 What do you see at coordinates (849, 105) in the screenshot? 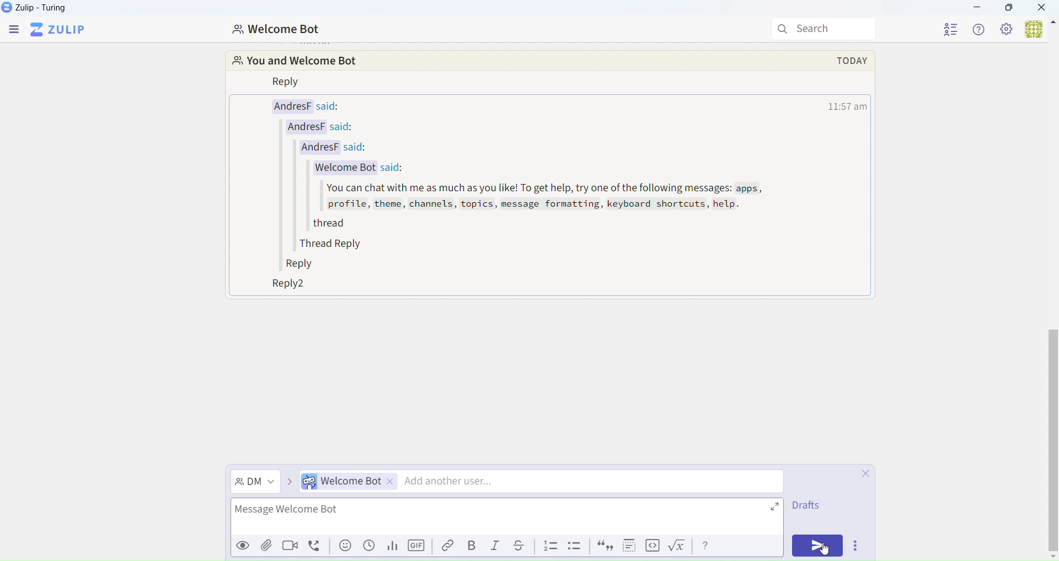
I see `time` at bounding box center [849, 105].